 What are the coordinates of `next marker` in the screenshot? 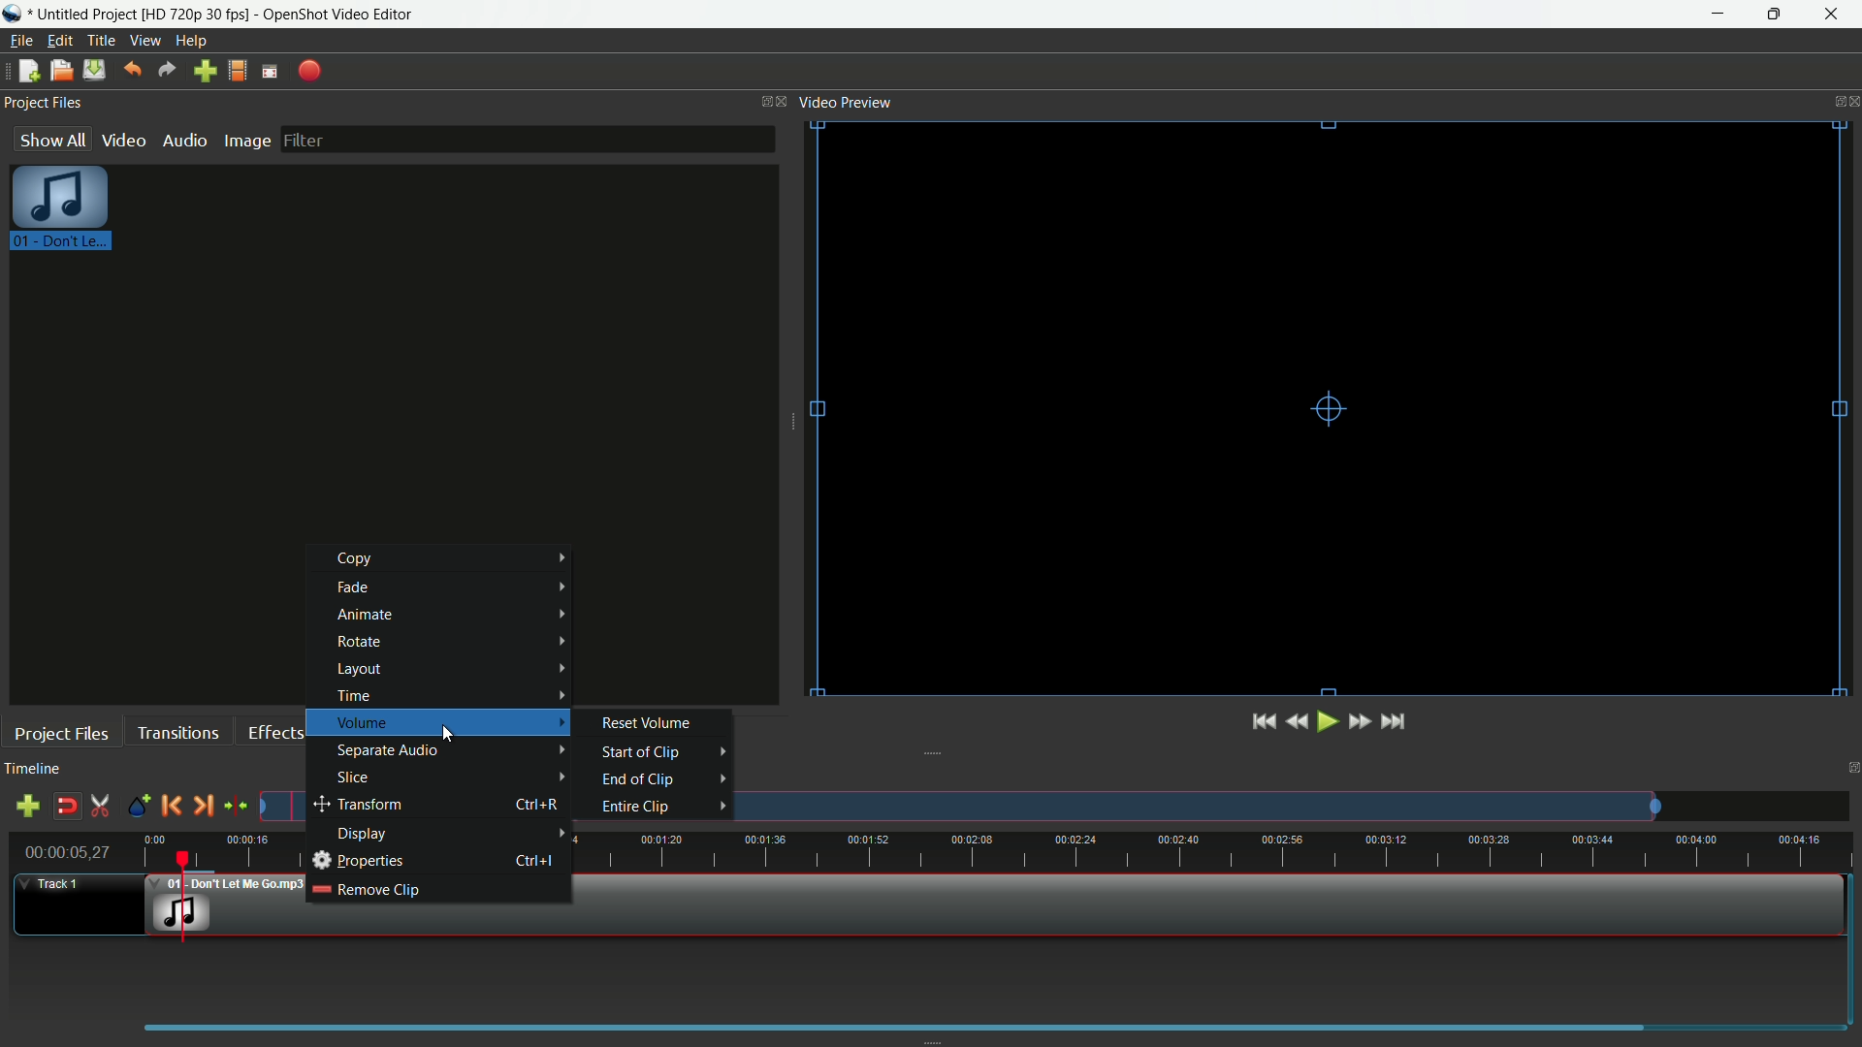 It's located at (202, 806).